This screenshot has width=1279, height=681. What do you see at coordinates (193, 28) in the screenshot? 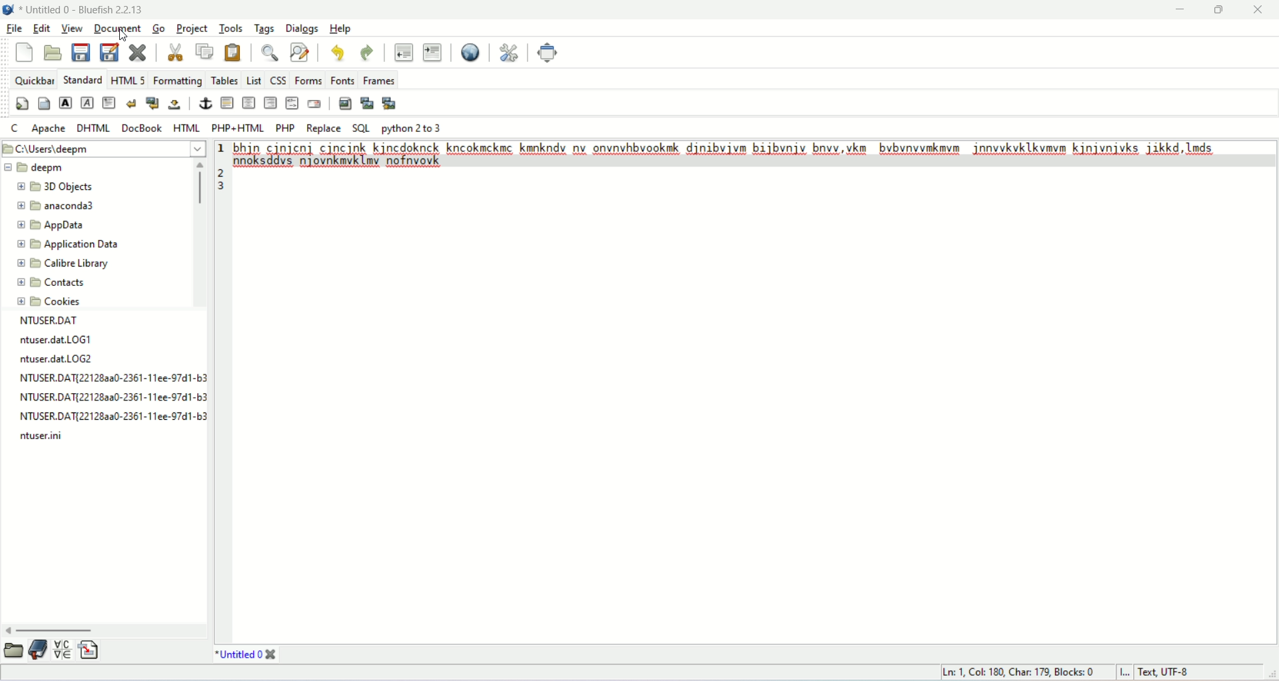
I see `project` at bounding box center [193, 28].